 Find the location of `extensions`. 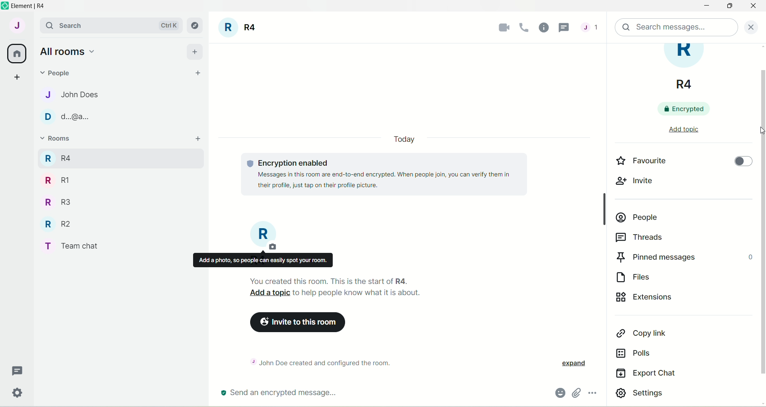

extensions is located at coordinates (655, 299).